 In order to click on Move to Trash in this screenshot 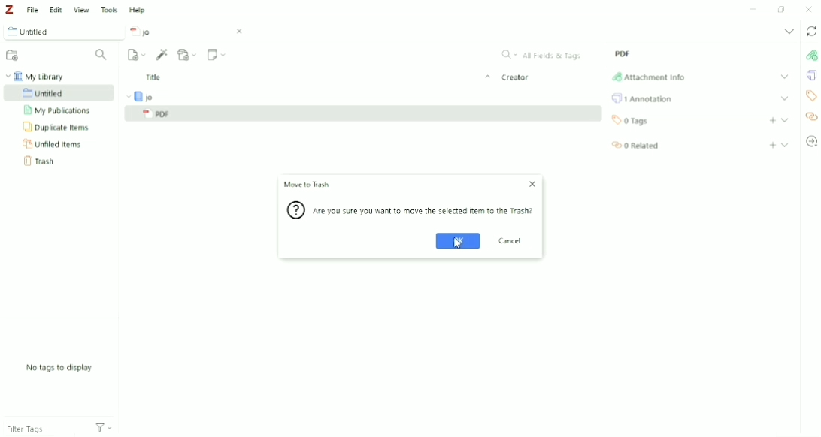, I will do `click(309, 184)`.